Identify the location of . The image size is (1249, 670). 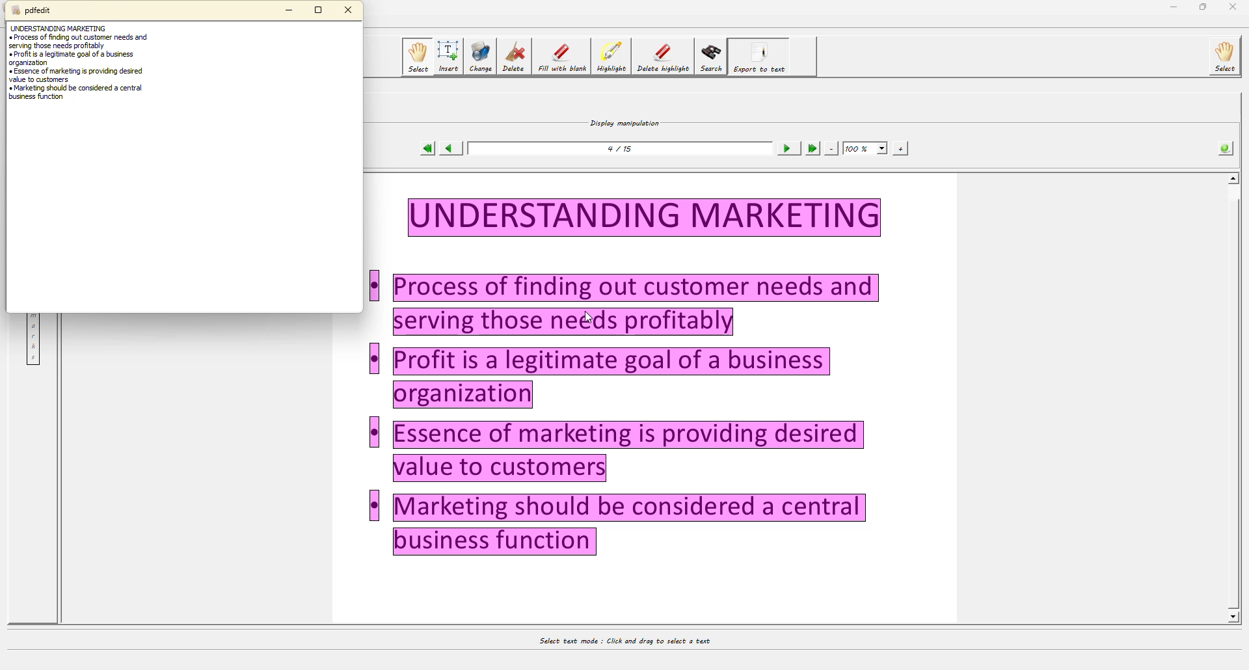
(640, 304).